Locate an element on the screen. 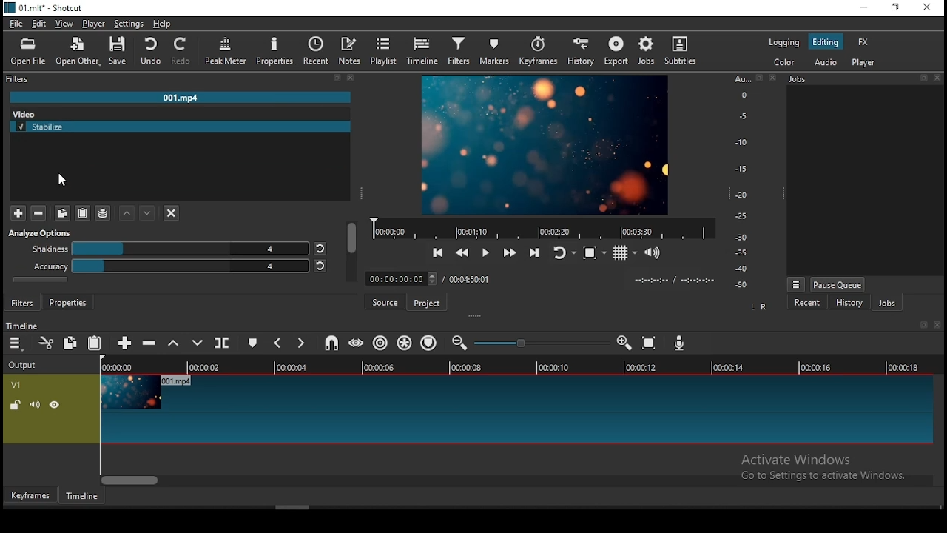 The width and height of the screenshot is (947, 533). LR is located at coordinates (758, 306).